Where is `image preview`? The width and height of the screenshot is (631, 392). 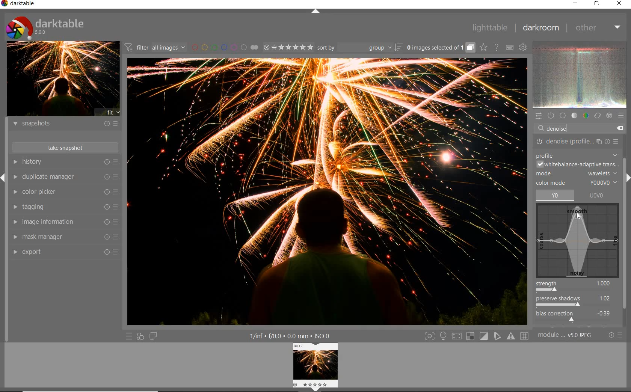 image preview is located at coordinates (63, 79).